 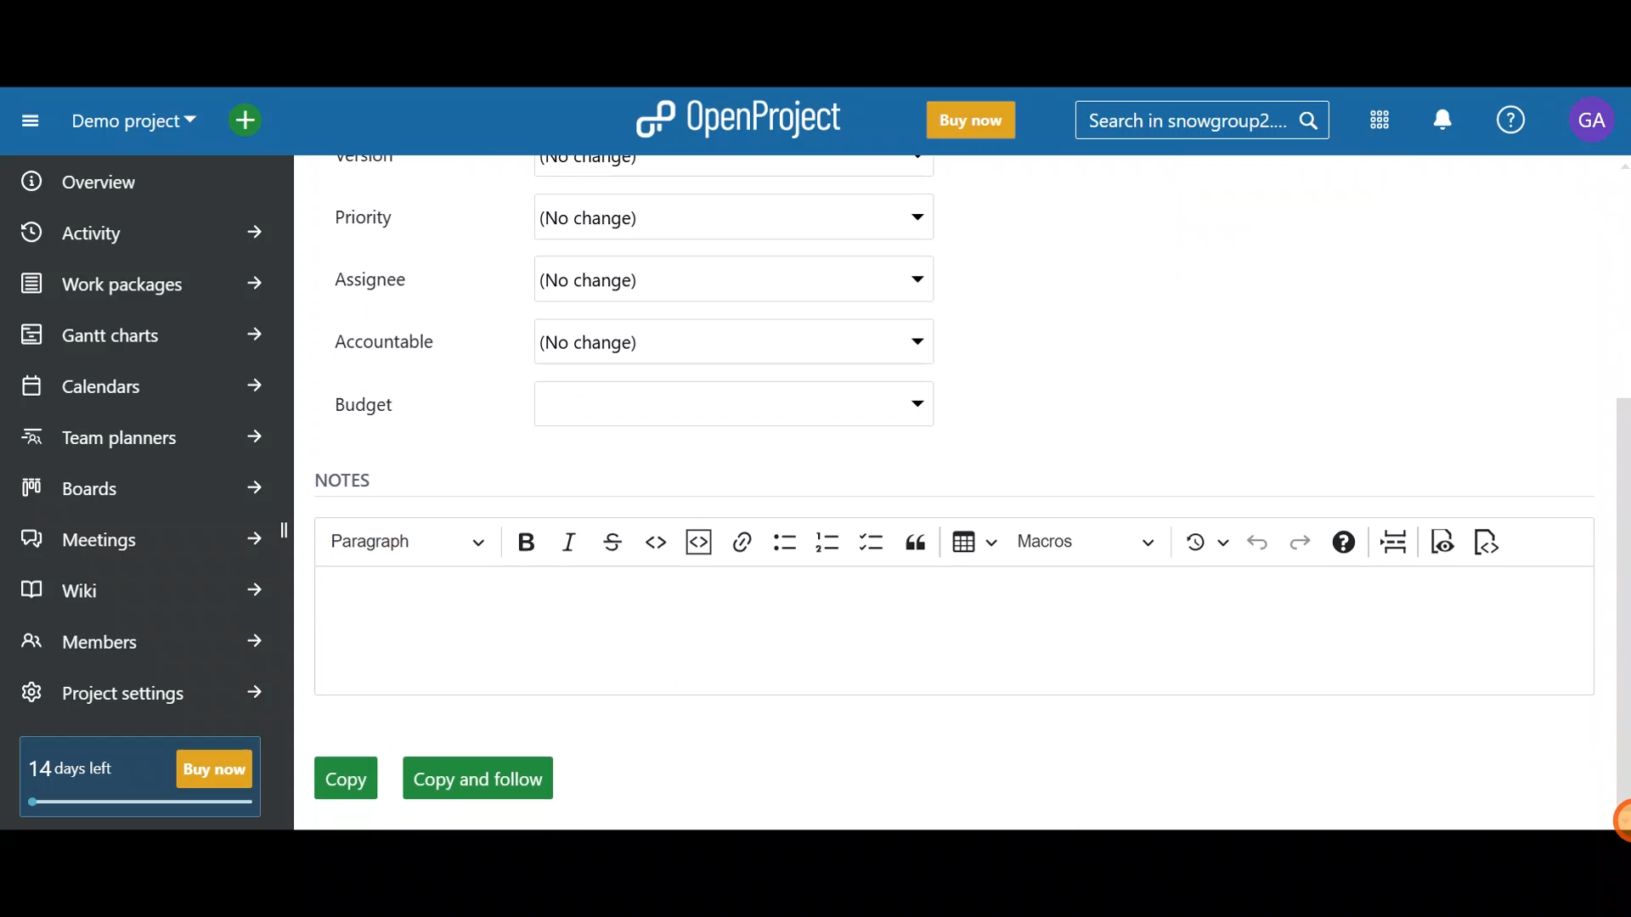 What do you see at coordinates (973, 541) in the screenshot?
I see `Insert table` at bounding box center [973, 541].